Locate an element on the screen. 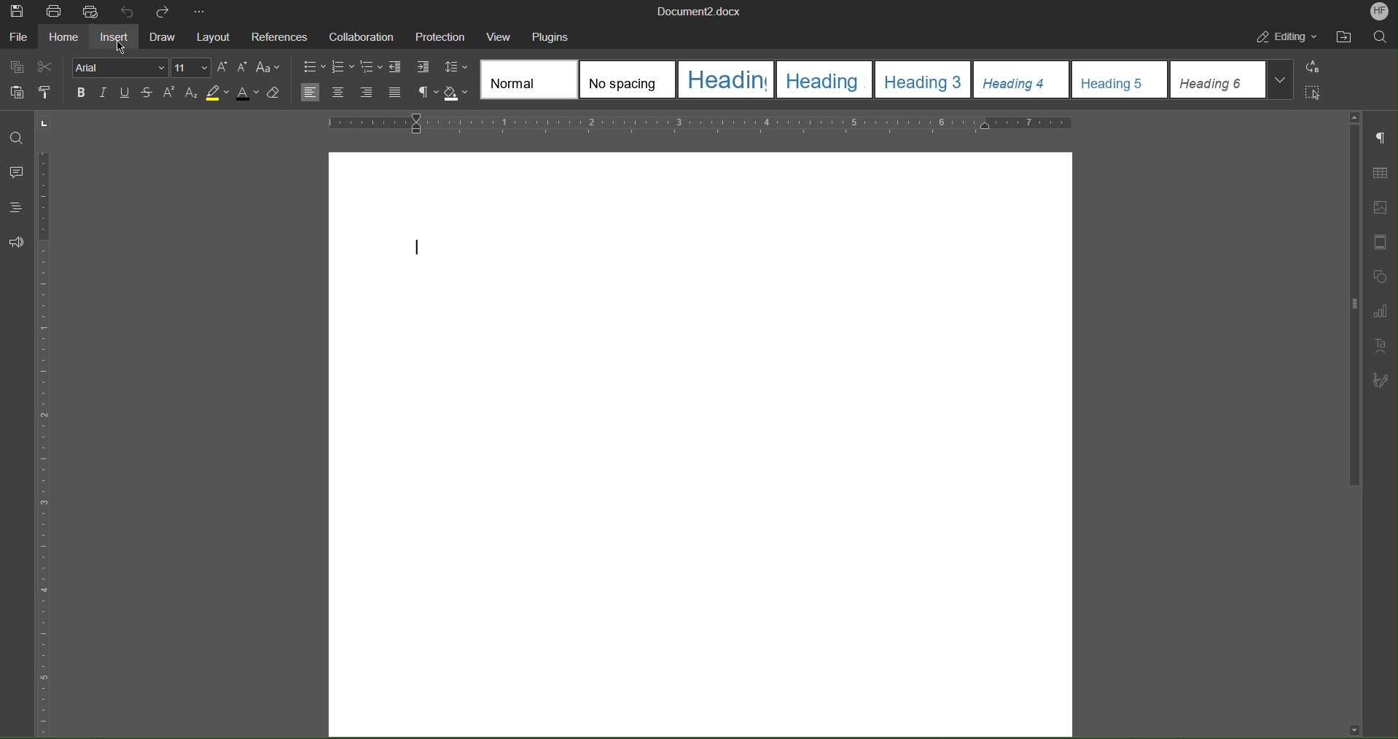  Signature is located at coordinates (1379, 381).